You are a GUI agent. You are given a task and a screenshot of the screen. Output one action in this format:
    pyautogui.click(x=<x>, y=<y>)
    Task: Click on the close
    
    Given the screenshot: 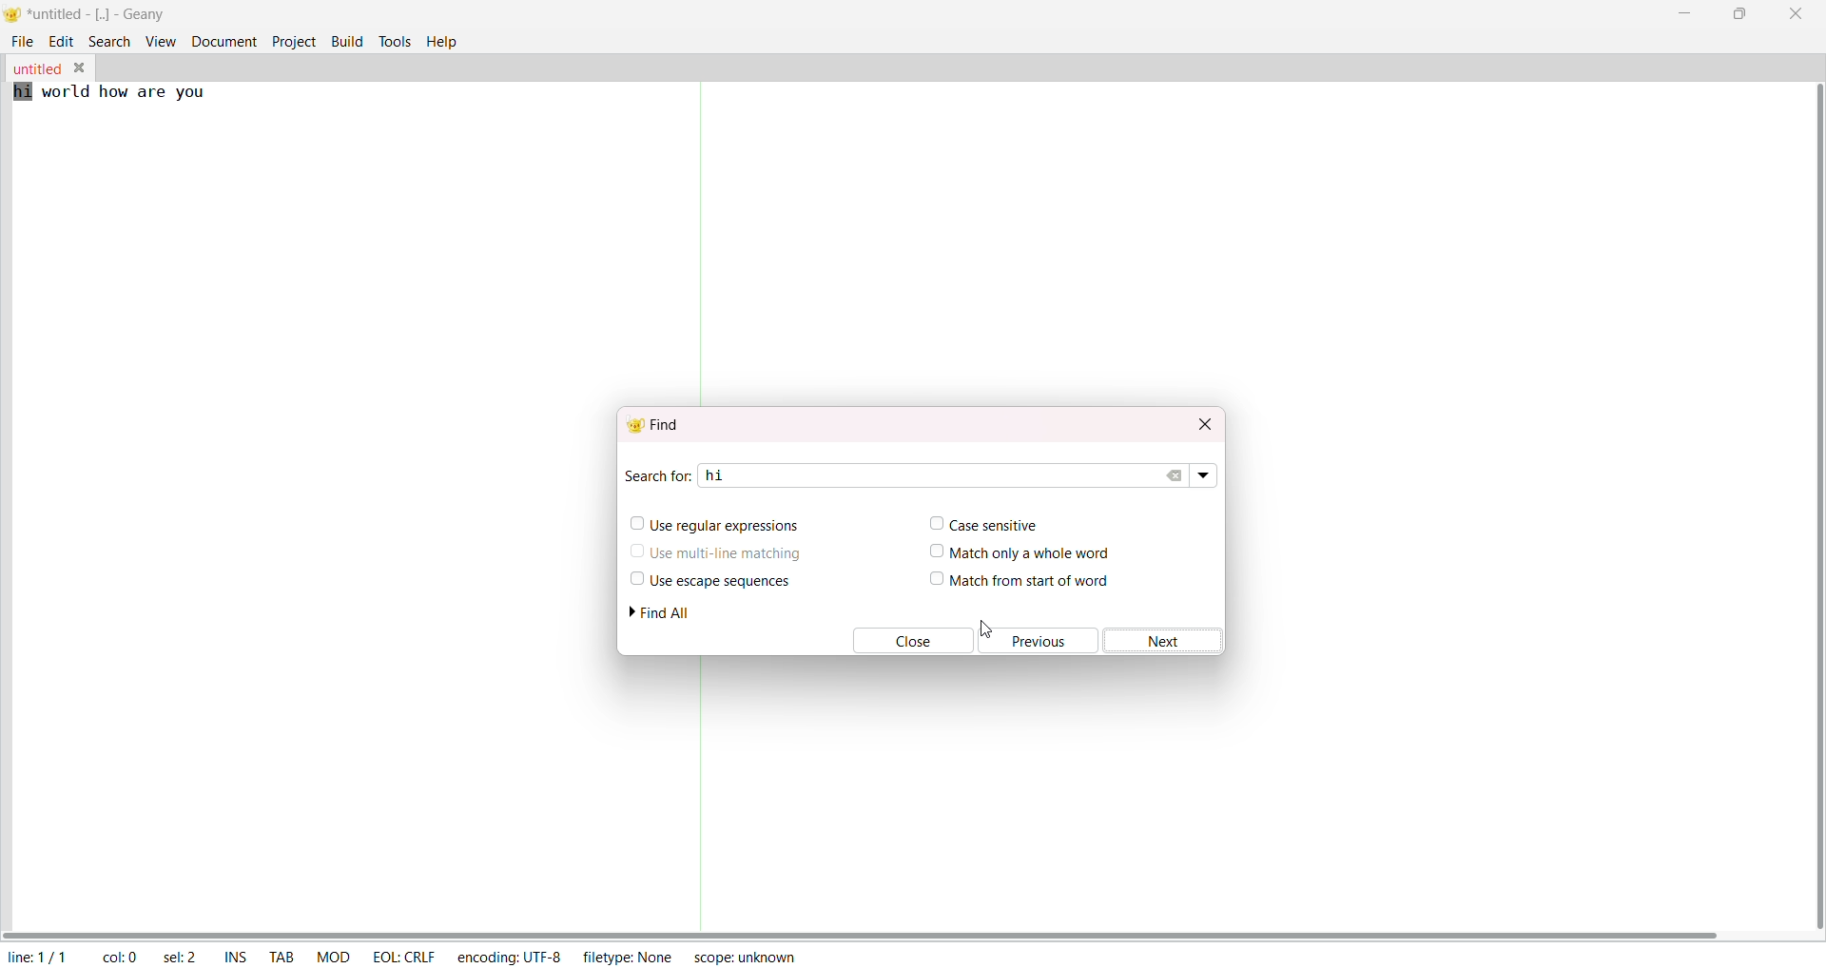 What is the action you would take?
    pyautogui.click(x=1204, y=423)
    